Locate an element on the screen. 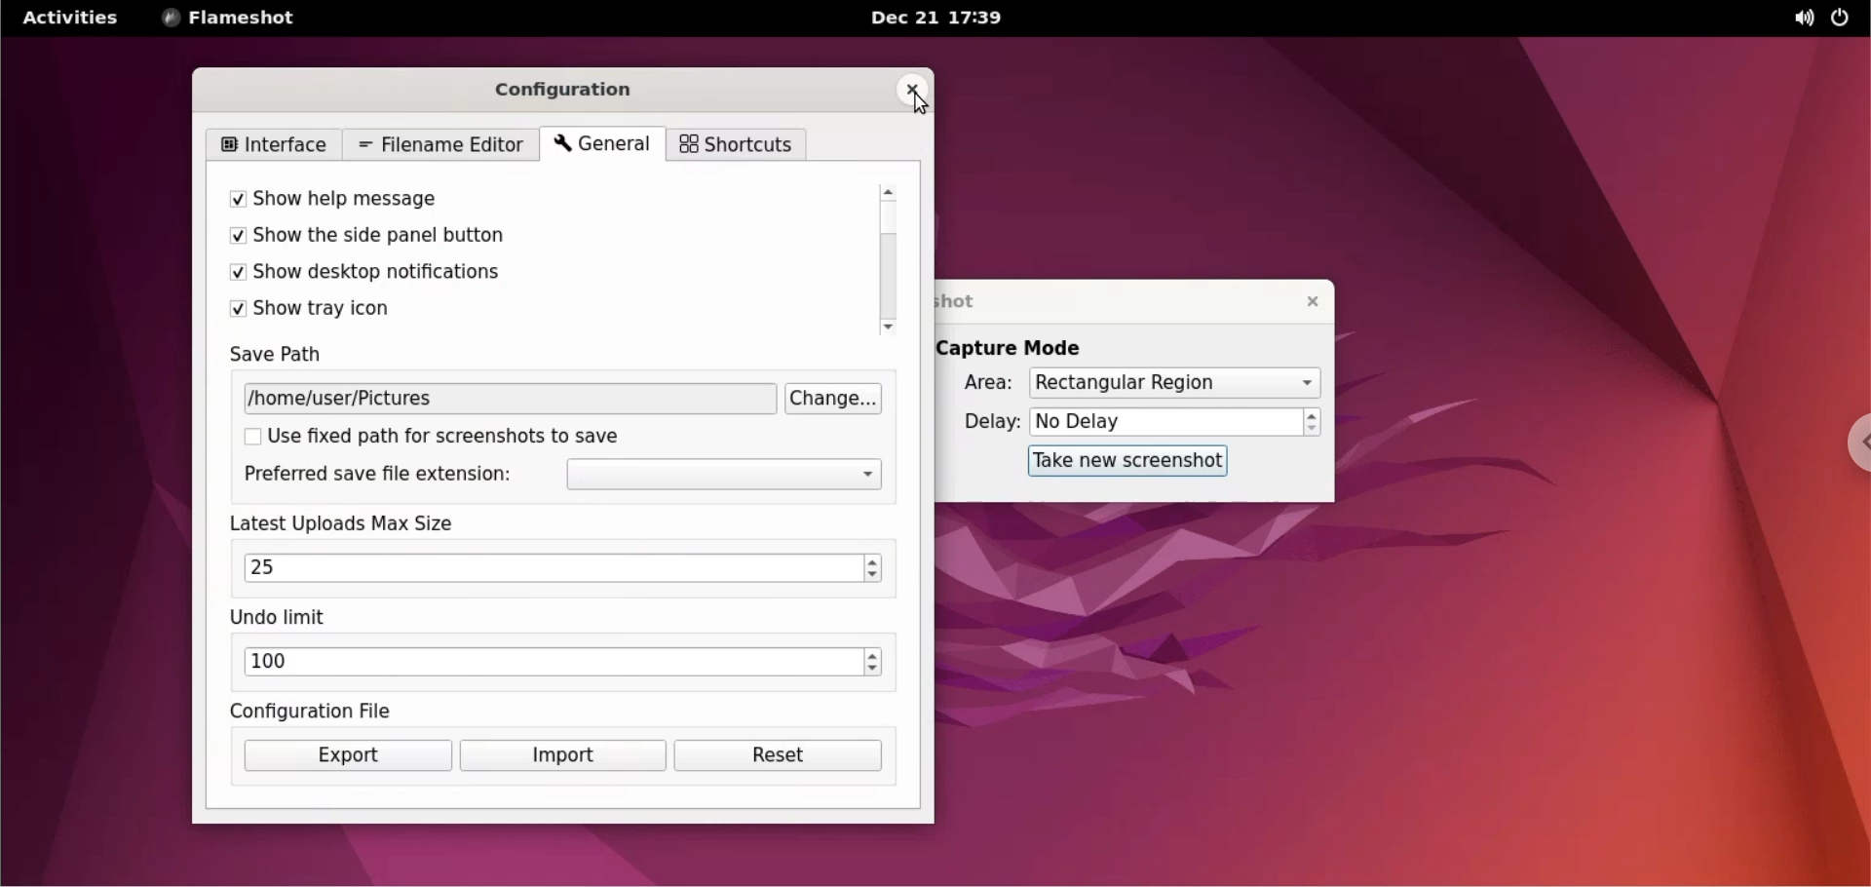 This screenshot has width=1871, height=887. sound options is located at coordinates (1796, 18).